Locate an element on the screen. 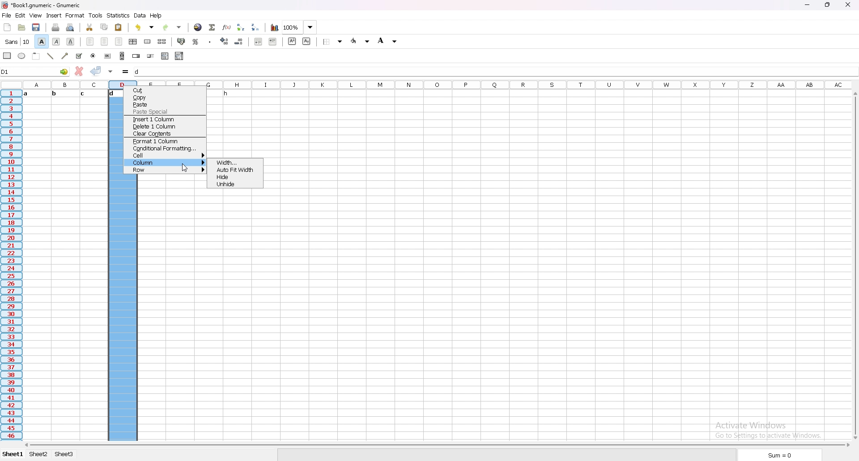 This screenshot has height=461, width=859. ellipse is located at coordinates (22, 56).